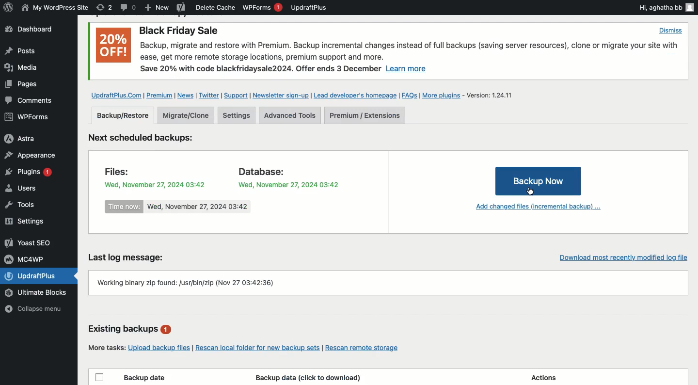 This screenshot has height=385, width=698. Describe the element at coordinates (38, 293) in the screenshot. I see `Ultimate Blocks` at that location.